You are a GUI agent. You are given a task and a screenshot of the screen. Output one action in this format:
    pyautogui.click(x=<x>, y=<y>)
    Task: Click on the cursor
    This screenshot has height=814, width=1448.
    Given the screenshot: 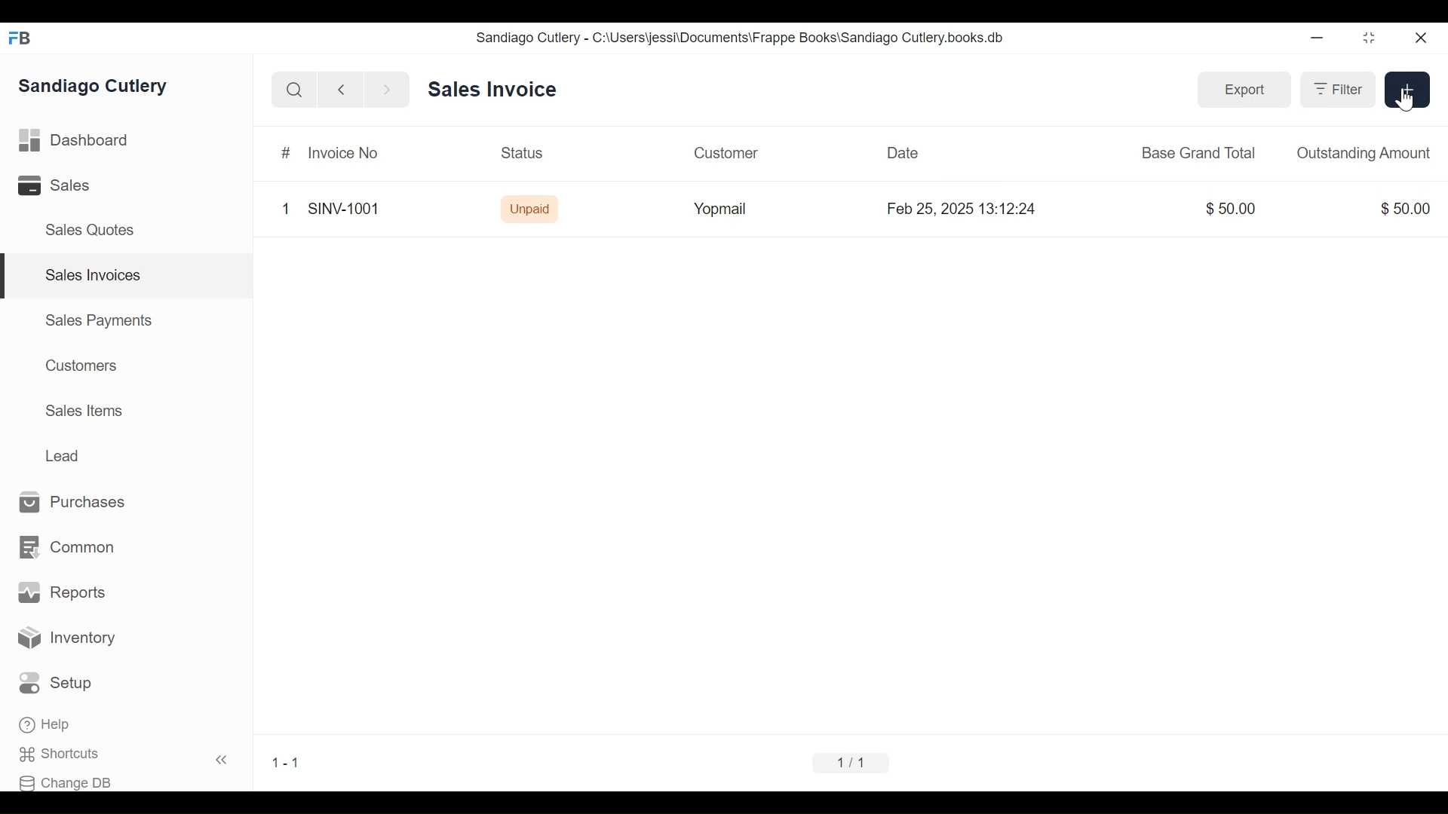 What is the action you would take?
    pyautogui.click(x=1406, y=102)
    